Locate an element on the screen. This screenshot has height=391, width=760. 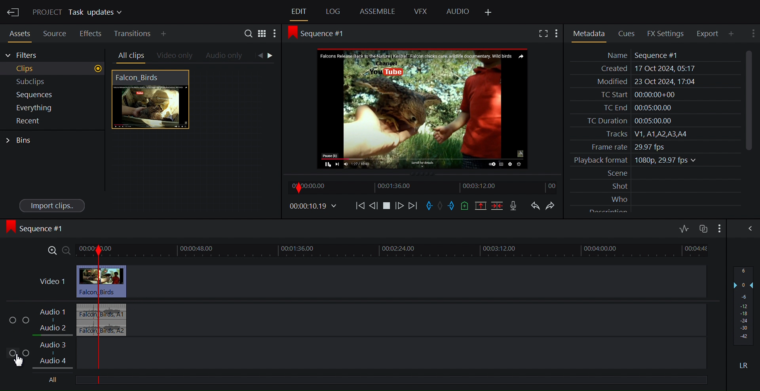
 is located at coordinates (599, 248).